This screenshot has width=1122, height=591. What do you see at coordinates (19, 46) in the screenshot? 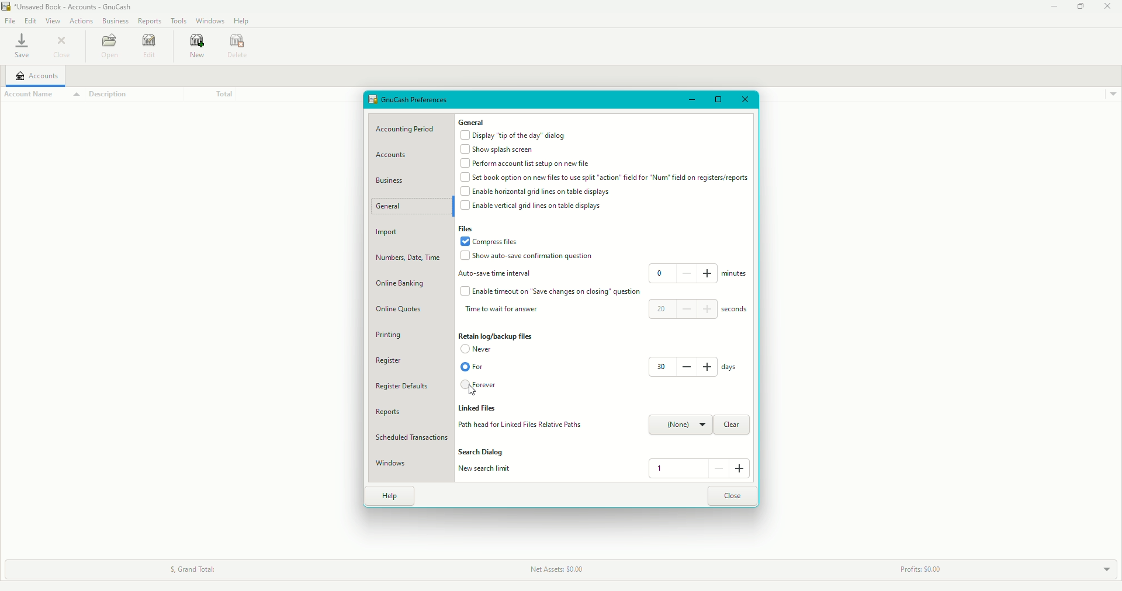
I see `save` at bounding box center [19, 46].